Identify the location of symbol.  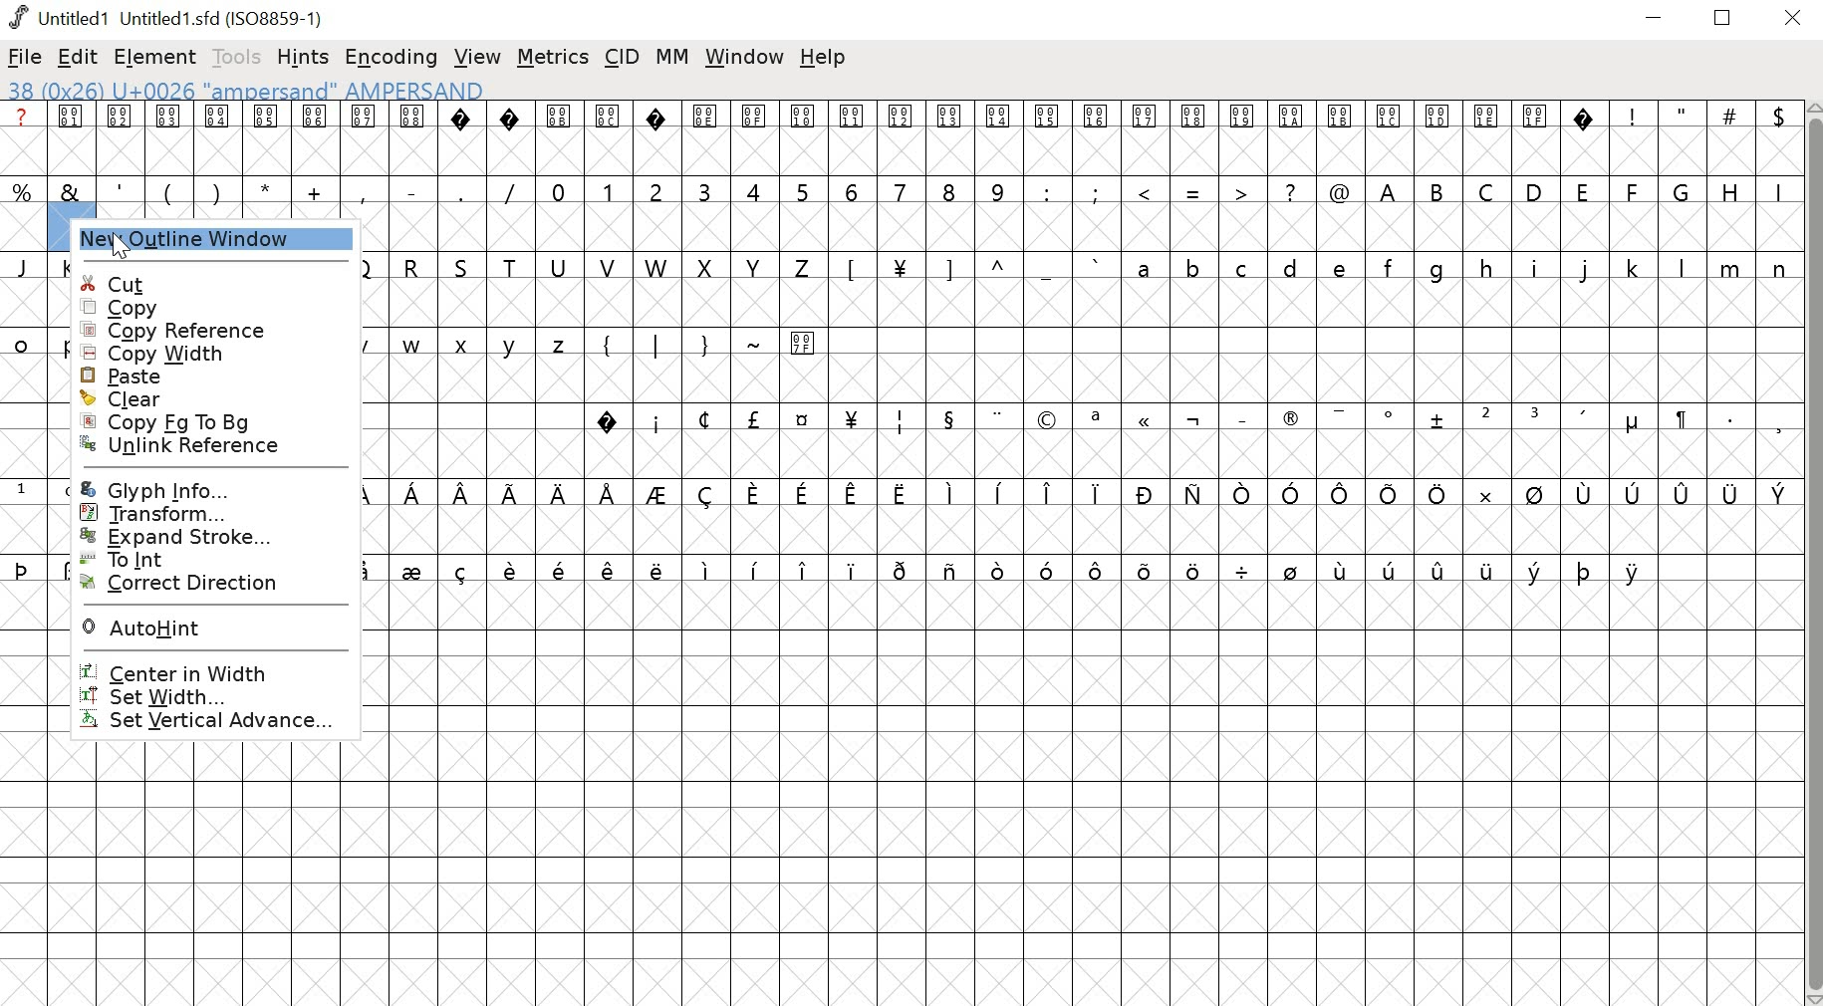
(656, 569).